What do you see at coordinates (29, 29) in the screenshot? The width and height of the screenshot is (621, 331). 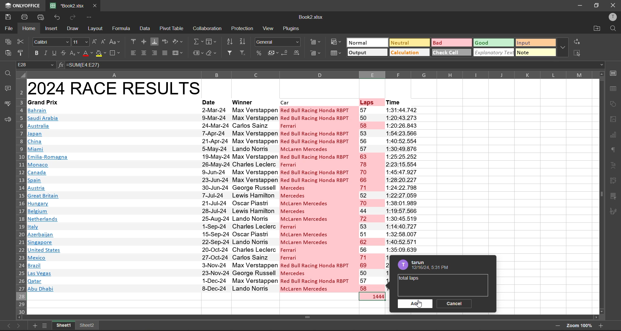 I see `home` at bounding box center [29, 29].